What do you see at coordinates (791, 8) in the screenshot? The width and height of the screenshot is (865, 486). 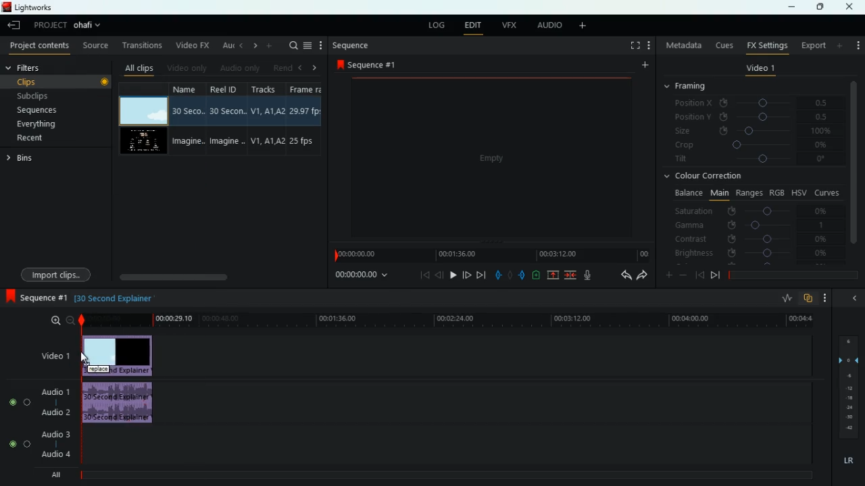 I see `minimize` at bounding box center [791, 8].